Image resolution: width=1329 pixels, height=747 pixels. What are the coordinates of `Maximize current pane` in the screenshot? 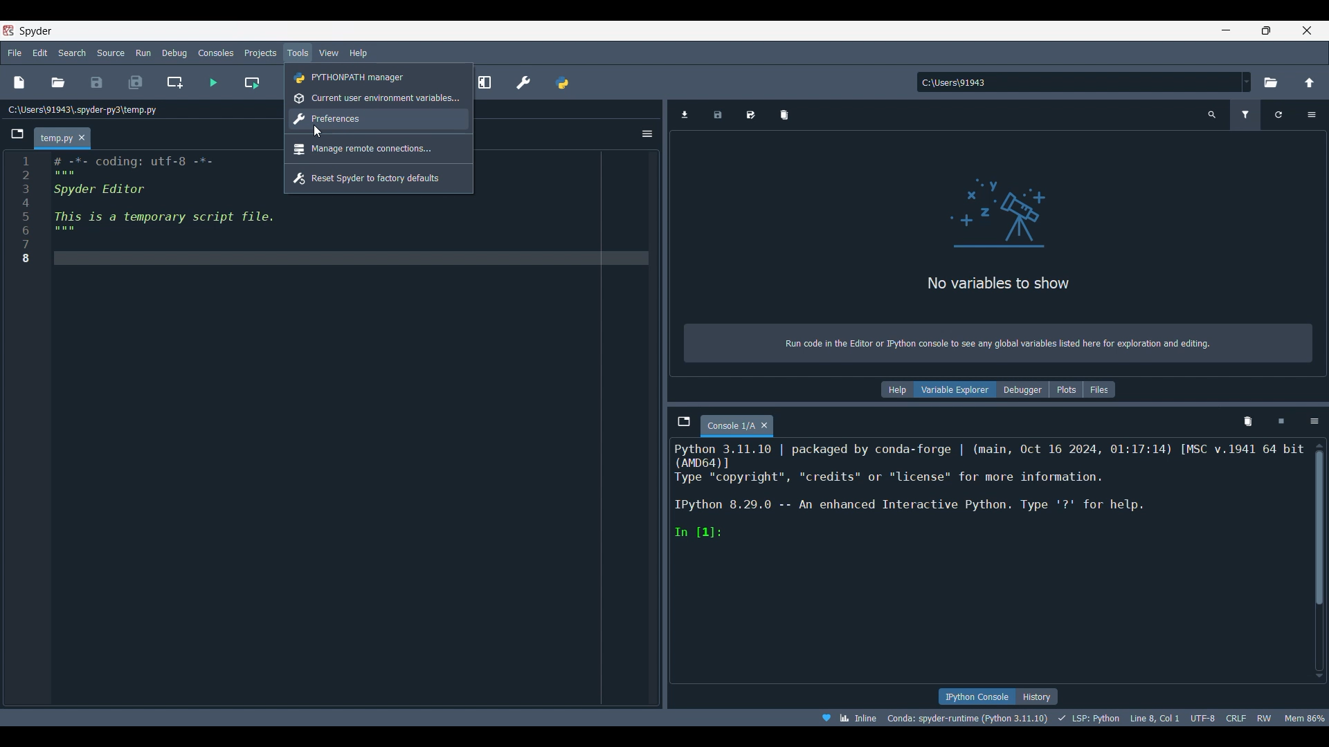 It's located at (485, 82).